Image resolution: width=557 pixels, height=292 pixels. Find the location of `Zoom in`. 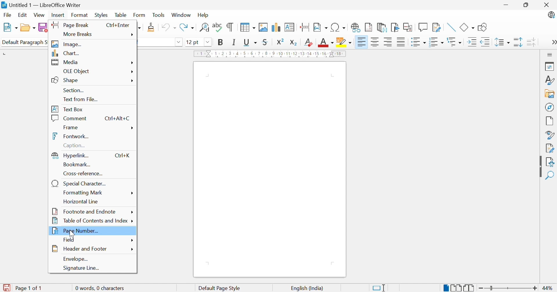

Zoom in is located at coordinates (534, 289).